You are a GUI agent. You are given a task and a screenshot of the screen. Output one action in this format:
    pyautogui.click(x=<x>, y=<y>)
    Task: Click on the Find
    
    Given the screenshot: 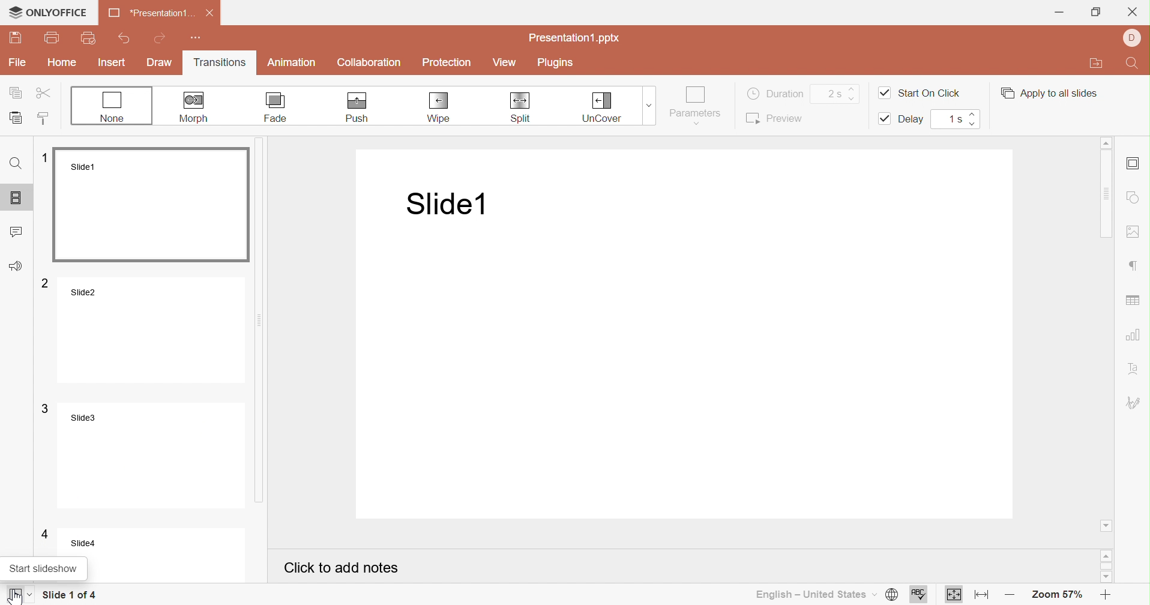 What is the action you would take?
    pyautogui.click(x=1134, y=62)
    